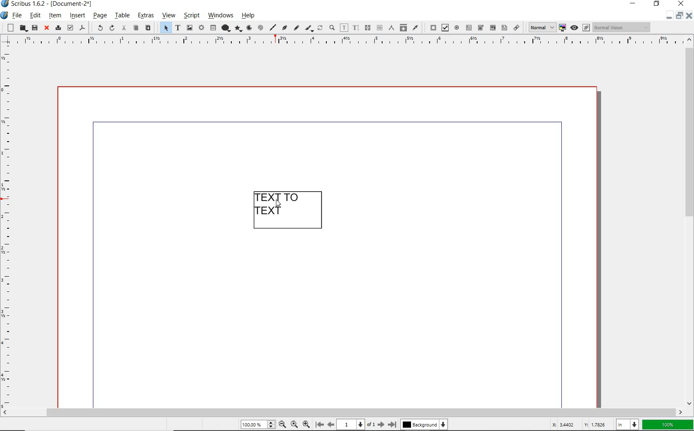  What do you see at coordinates (332, 28) in the screenshot?
I see `zoom in or zoom out` at bounding box center [332, 28].